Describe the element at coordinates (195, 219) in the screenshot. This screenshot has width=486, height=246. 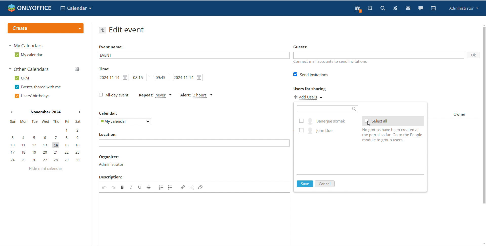
I see `add description` at that location.